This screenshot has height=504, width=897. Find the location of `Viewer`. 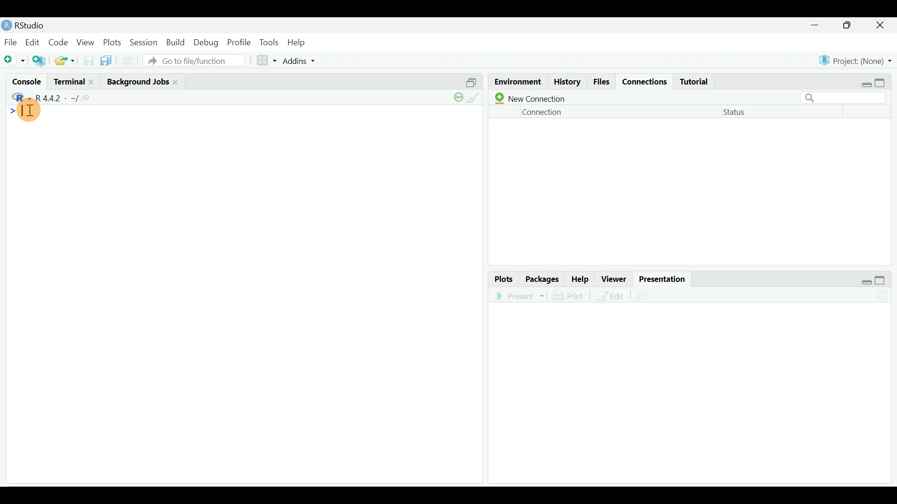

Viewer is located at coordinates (615, 278).